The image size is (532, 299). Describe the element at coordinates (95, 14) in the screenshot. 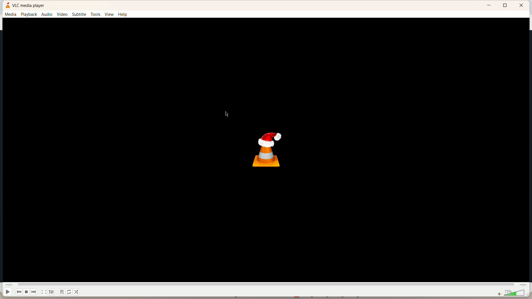

I see `tools` at that location.